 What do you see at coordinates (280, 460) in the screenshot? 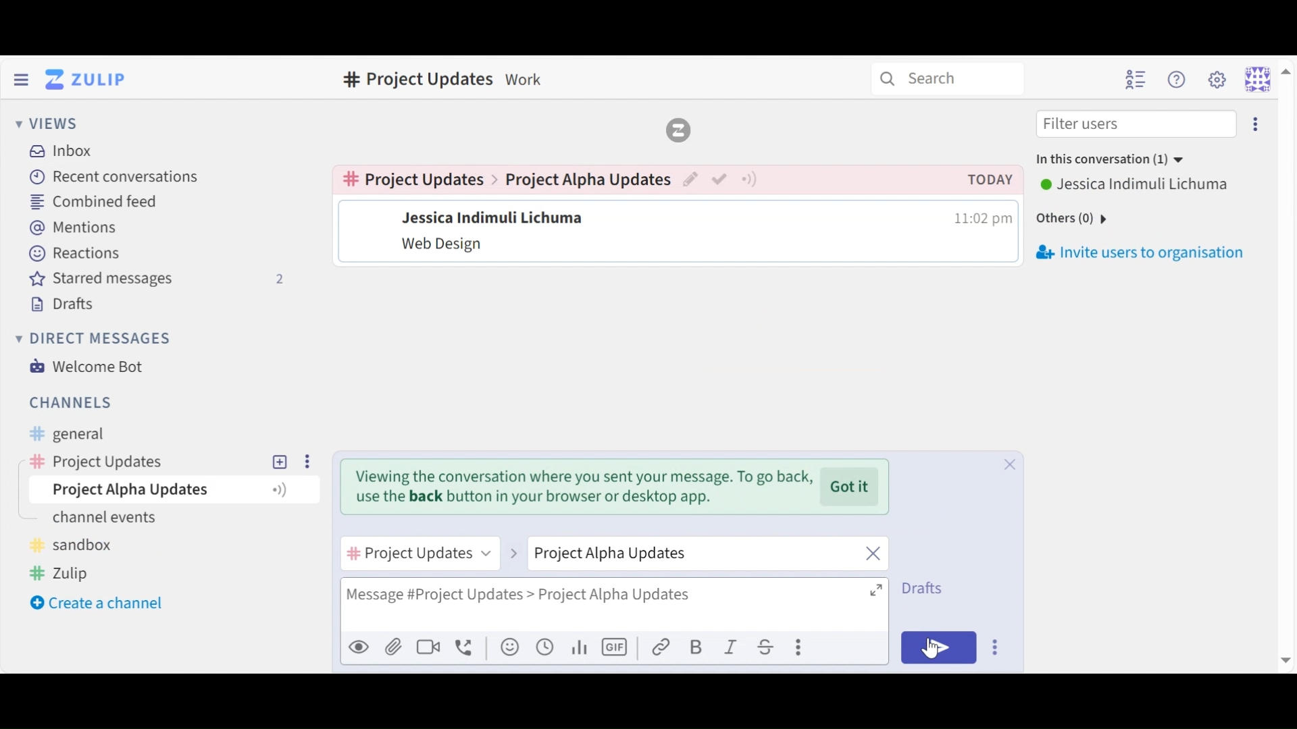
I see `New Topic` at bounding box center [280, 460].